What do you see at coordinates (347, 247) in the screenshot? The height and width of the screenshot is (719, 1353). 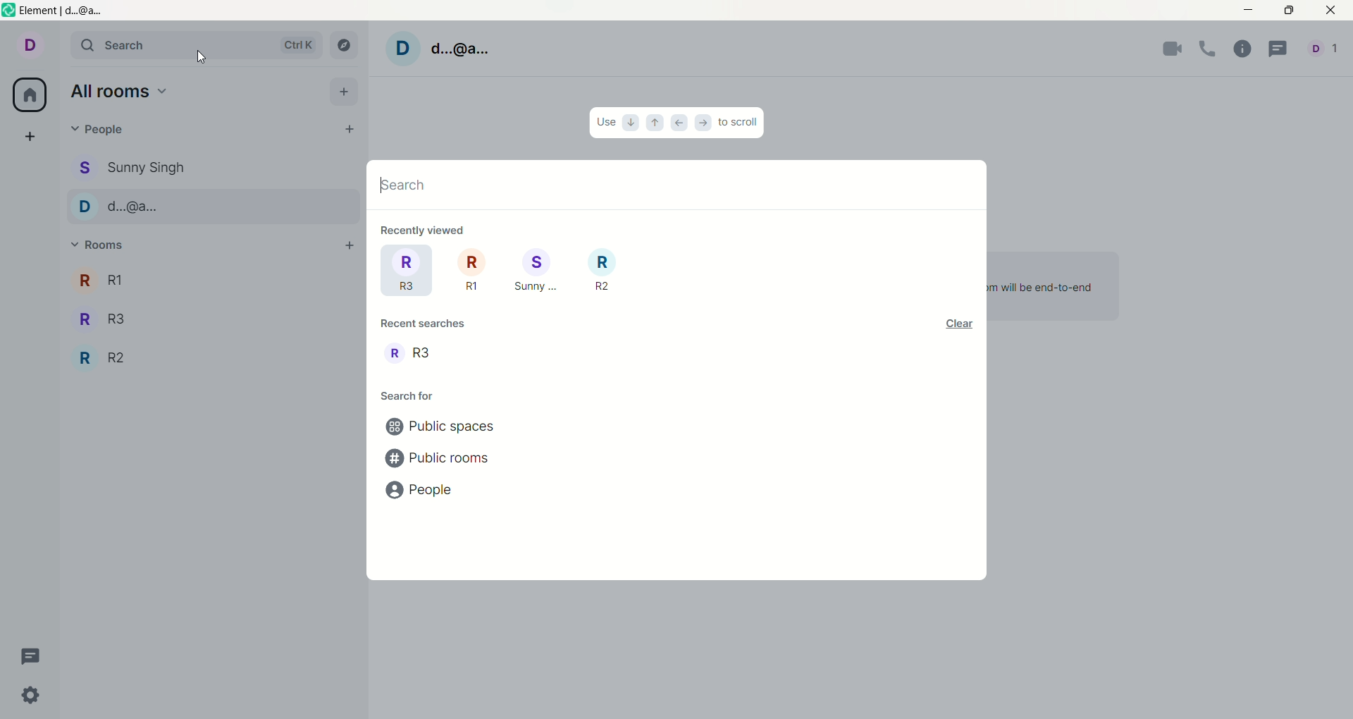 I see `add room` at bounding box center [347, 247].